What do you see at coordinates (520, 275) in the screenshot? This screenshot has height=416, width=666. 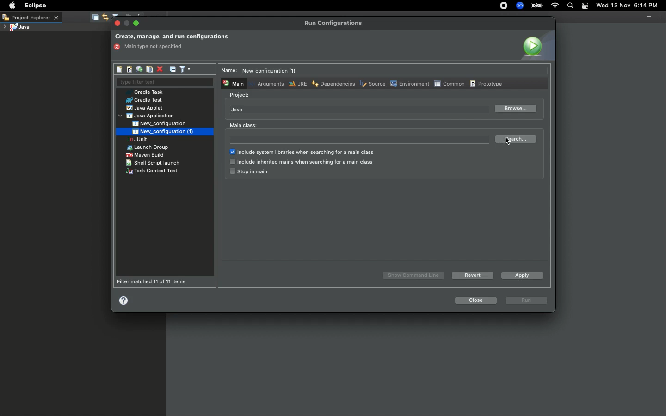 I see `Apply` at bounding box center [520, 275].